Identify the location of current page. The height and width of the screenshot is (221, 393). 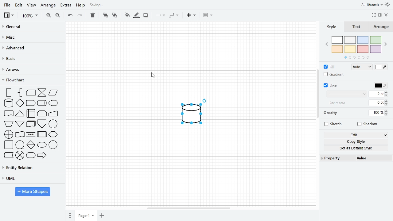
(87, 215).